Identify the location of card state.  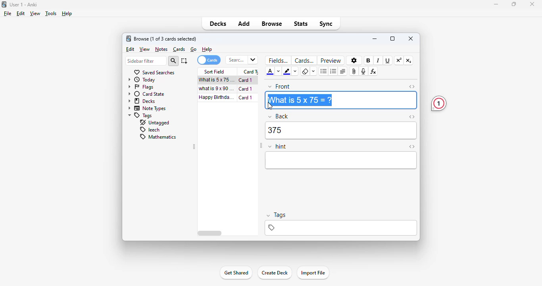
(146, 94).